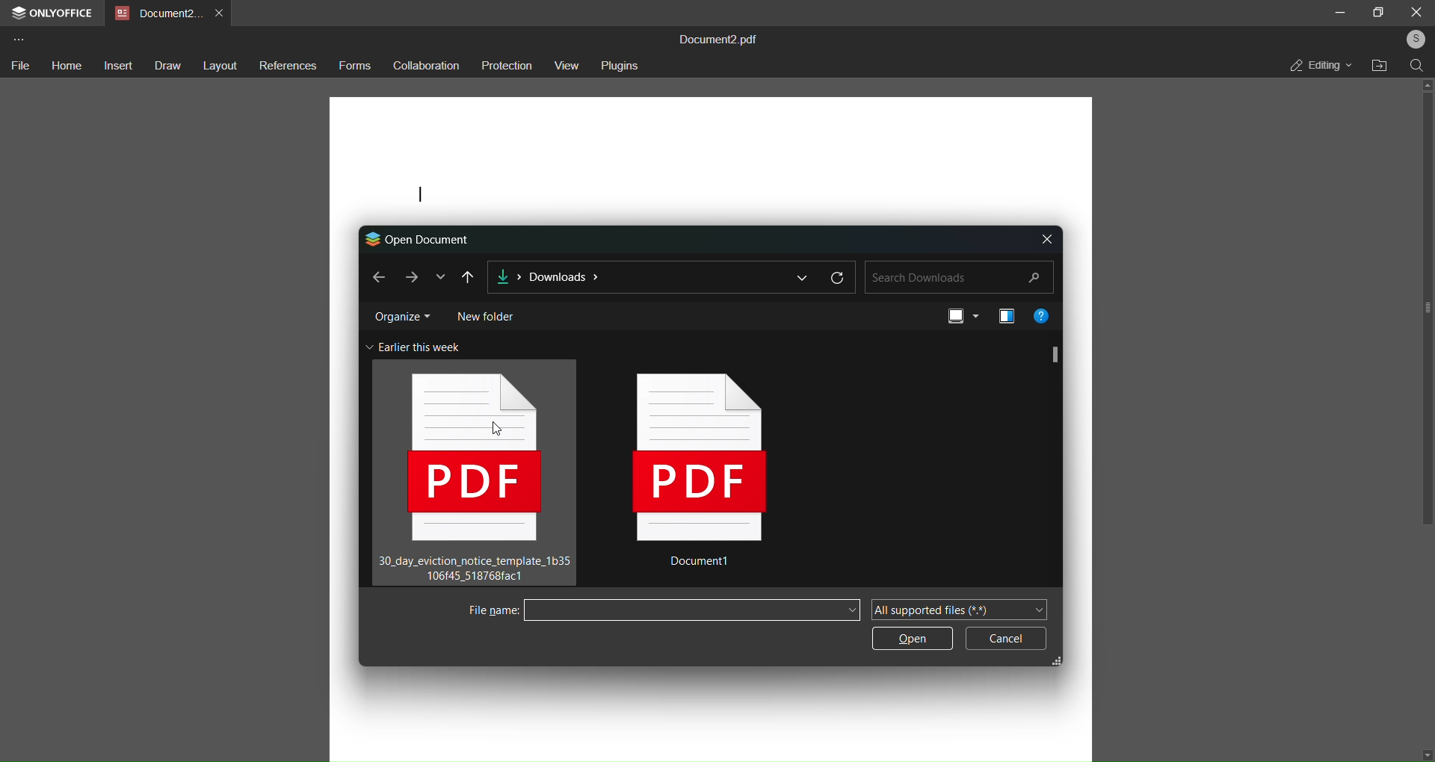 This screenshot has height=762, width=1435. What do you see at coordinates (1412, 39) in the screenshot?
I see `user` at bounding box center [1412, 39].